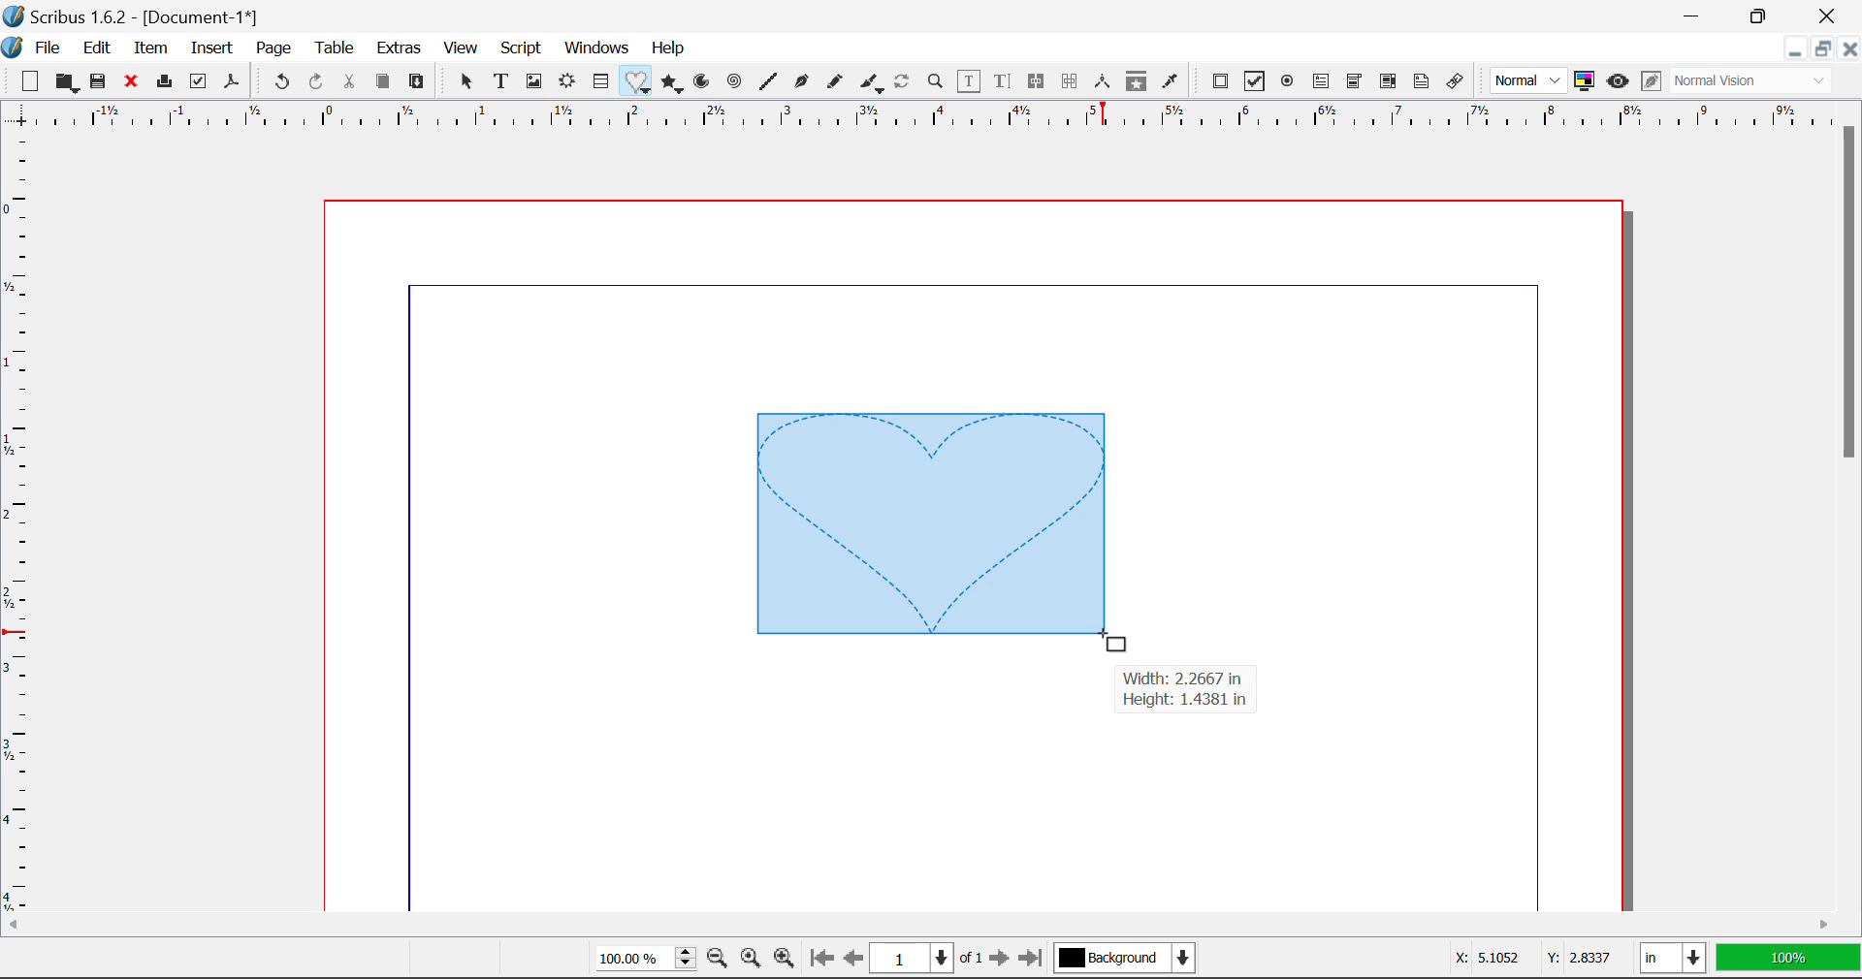 The height and width of the screenshot is (979, 1862). I want to click on Cursor, so click(1115, 643).